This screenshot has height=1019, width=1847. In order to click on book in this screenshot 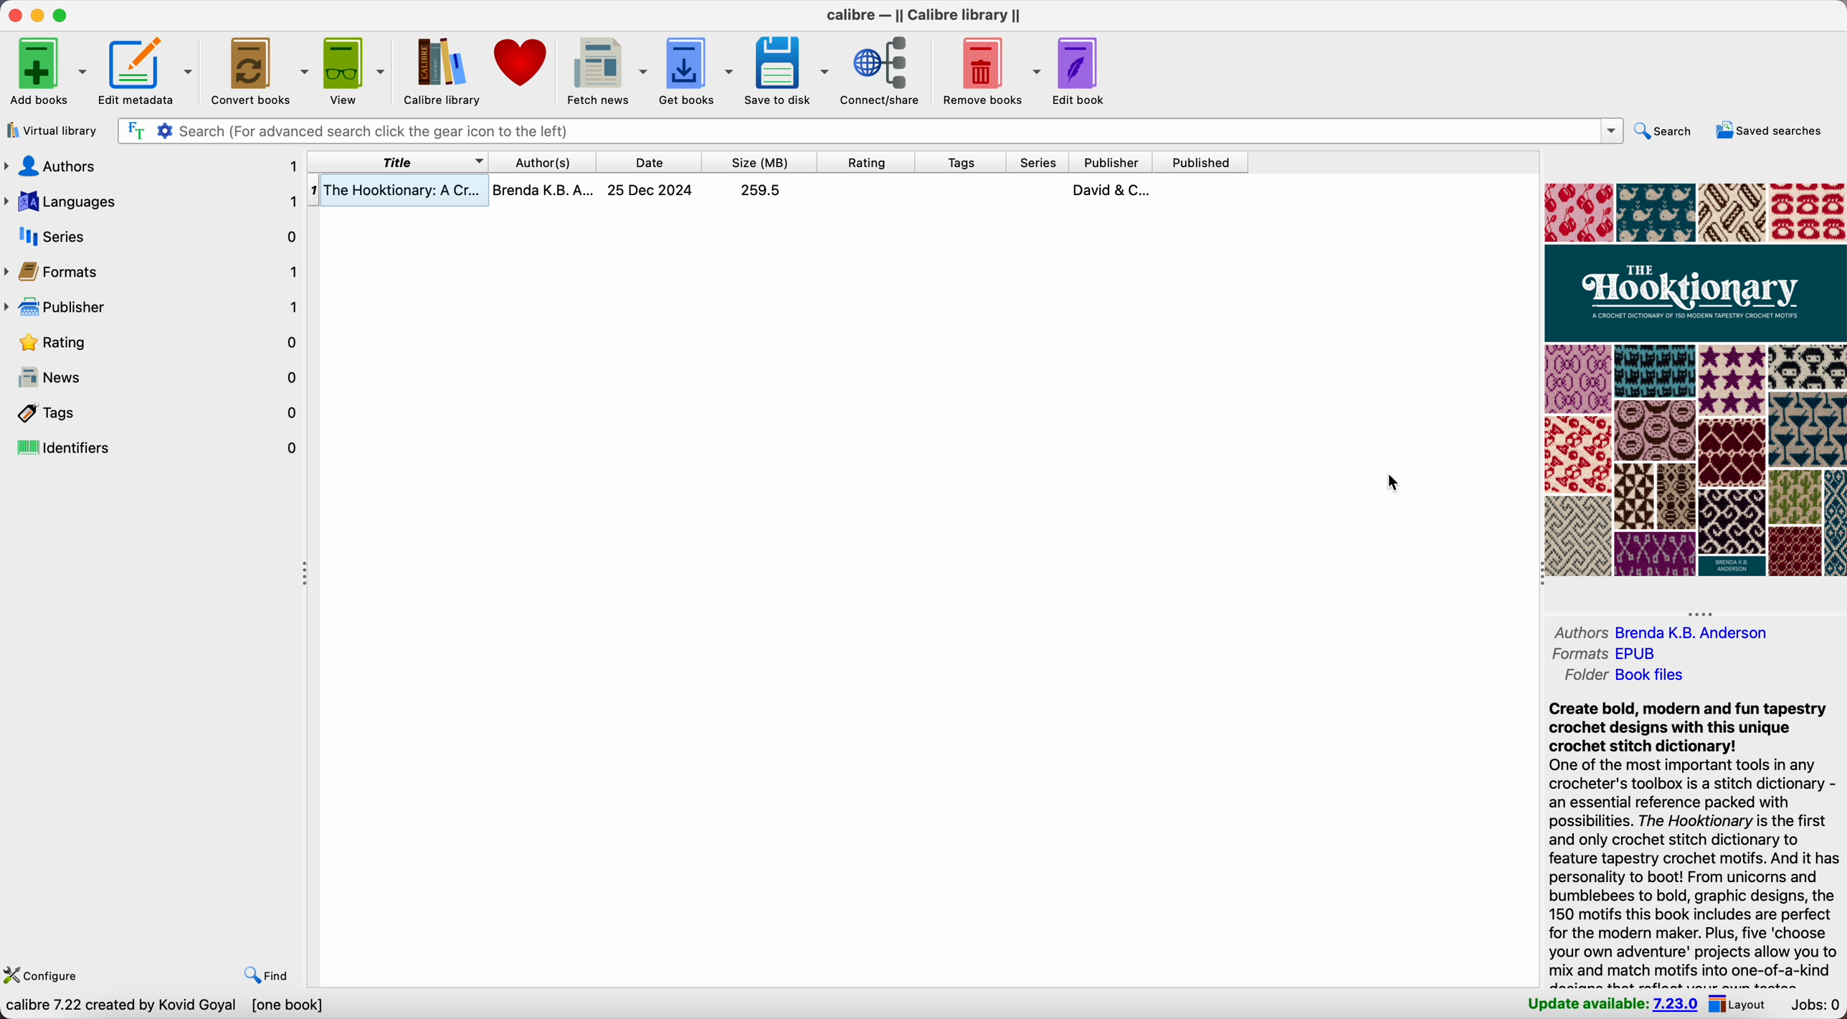, I will do `click(778, 194)`.